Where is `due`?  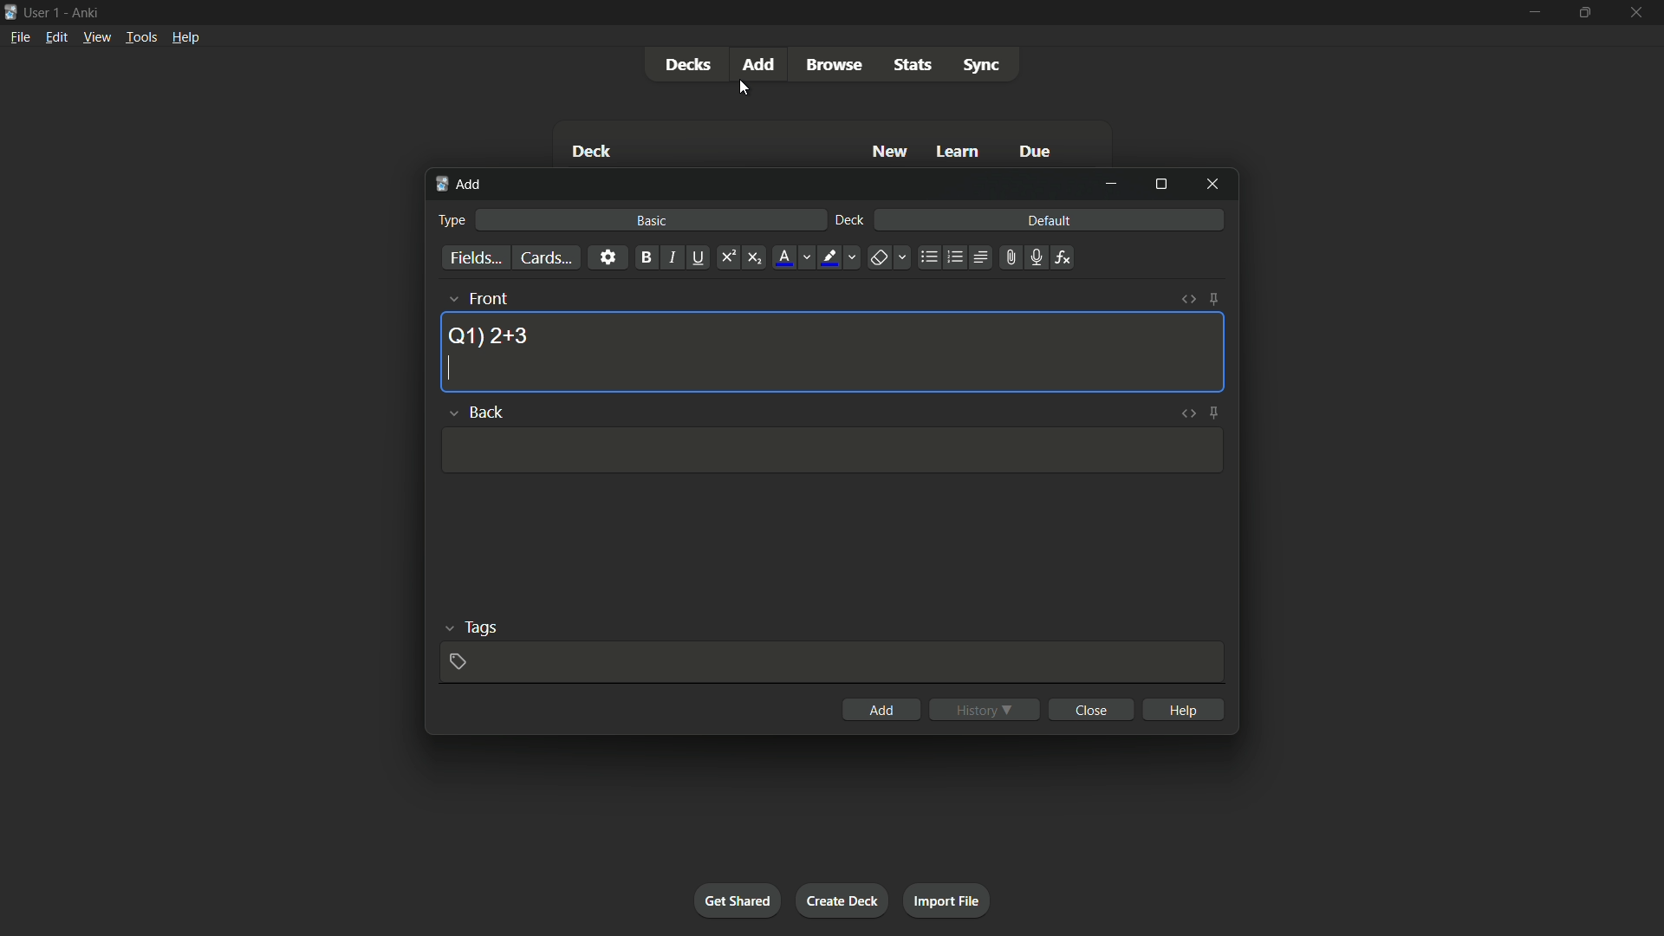
due is located at coordinates (1036, 153).